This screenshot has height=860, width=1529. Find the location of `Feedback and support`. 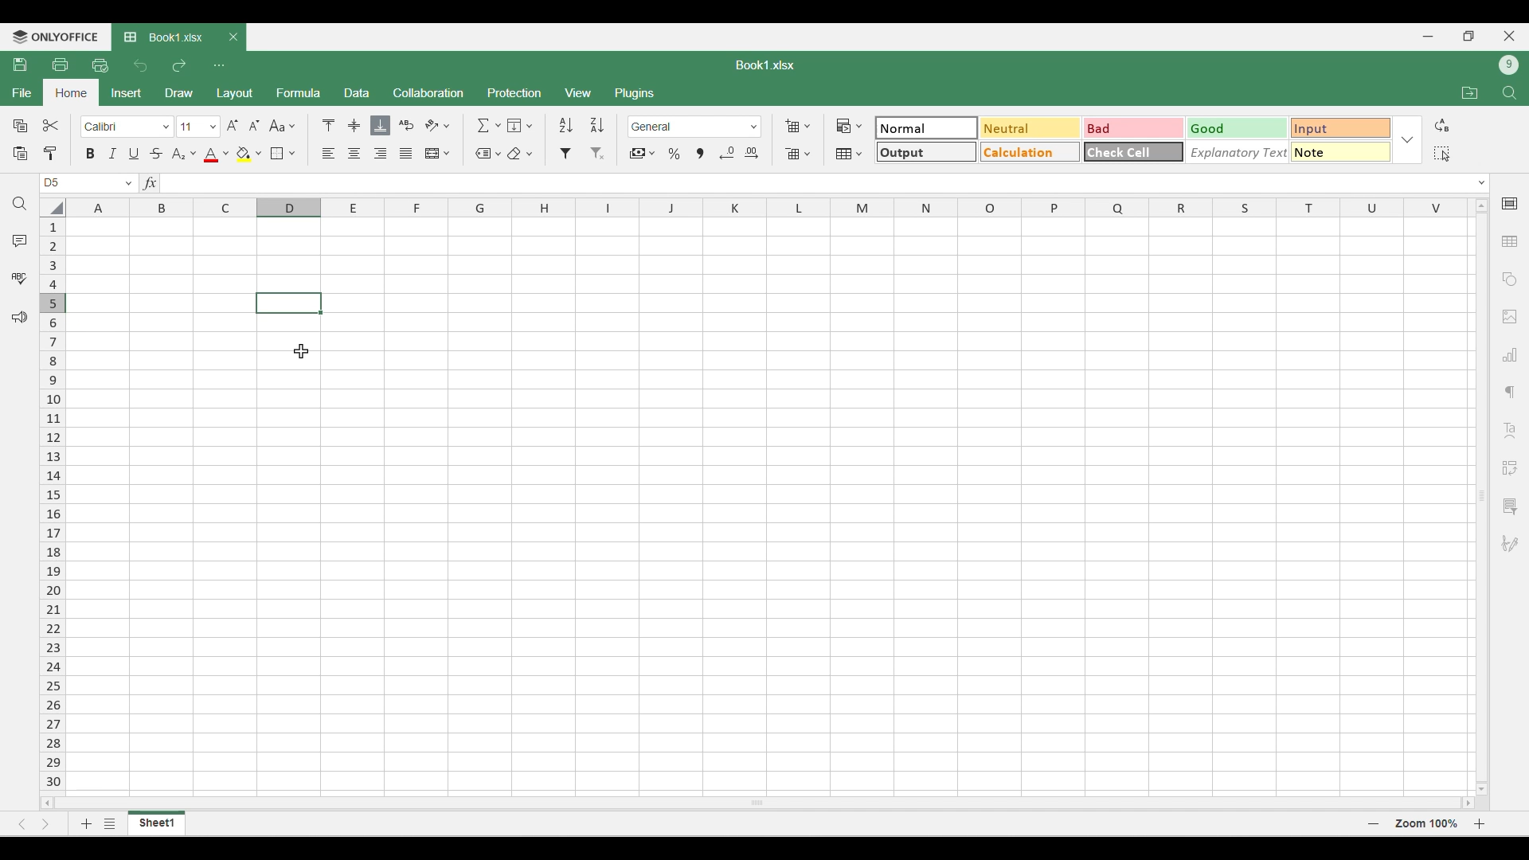

Feedback and support is located at coordinates (20, 318).